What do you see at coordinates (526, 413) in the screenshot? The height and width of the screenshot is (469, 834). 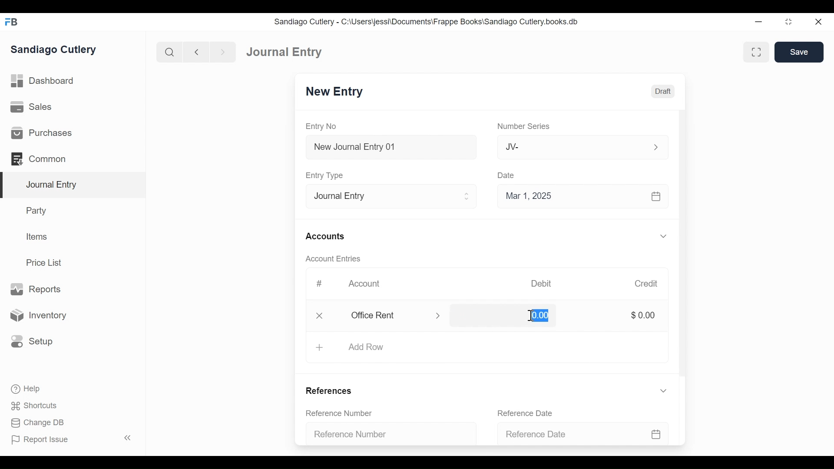 I see `Reference Date` at bounding box center [526, 413].